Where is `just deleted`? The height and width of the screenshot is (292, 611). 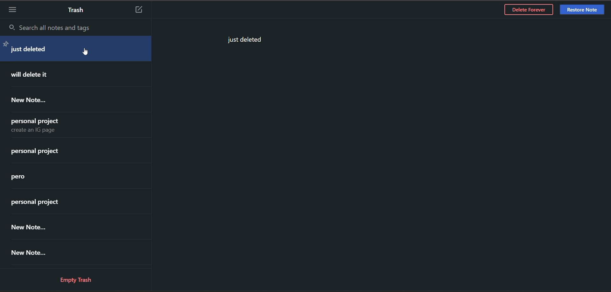
just deleted is located at coordinates (243, 40).